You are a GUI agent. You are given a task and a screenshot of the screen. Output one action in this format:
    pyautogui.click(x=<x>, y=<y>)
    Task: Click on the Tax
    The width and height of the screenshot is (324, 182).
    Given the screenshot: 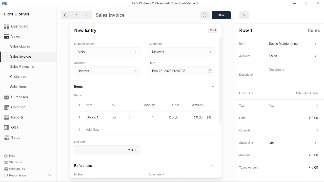 What is the action you would take?
    pyautogui.click(x=241, y=106)
    